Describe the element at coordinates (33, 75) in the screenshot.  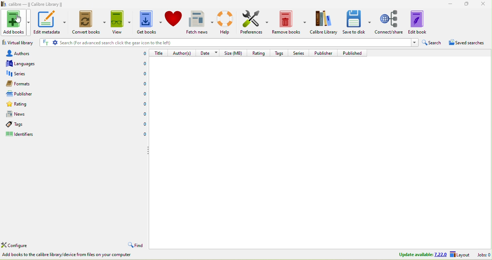
I see `series` at that location.